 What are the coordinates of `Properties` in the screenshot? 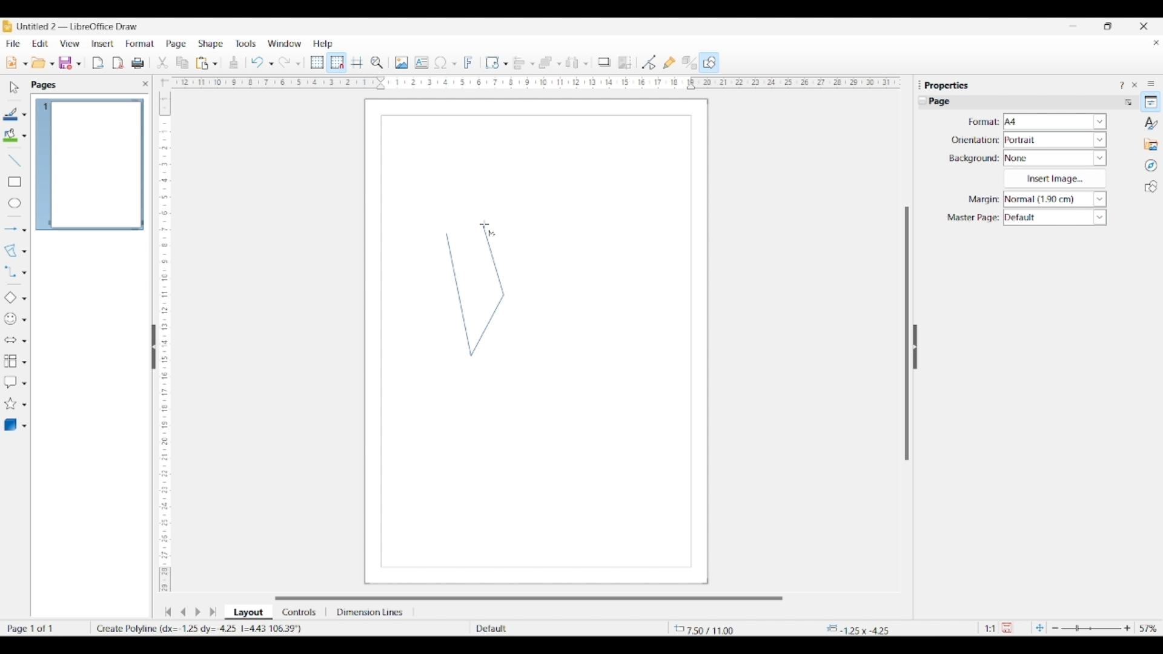 It's located at (1151, 102).